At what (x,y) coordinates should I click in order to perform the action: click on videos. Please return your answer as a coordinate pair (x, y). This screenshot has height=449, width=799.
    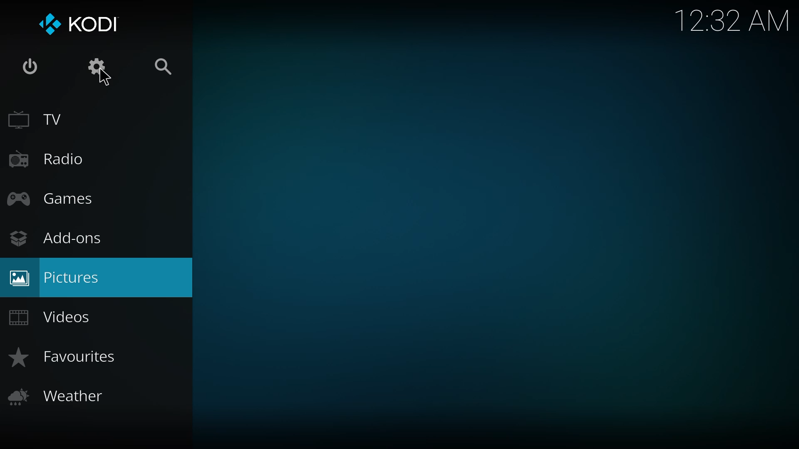
    Looking at the image, I should click on (55, 316).